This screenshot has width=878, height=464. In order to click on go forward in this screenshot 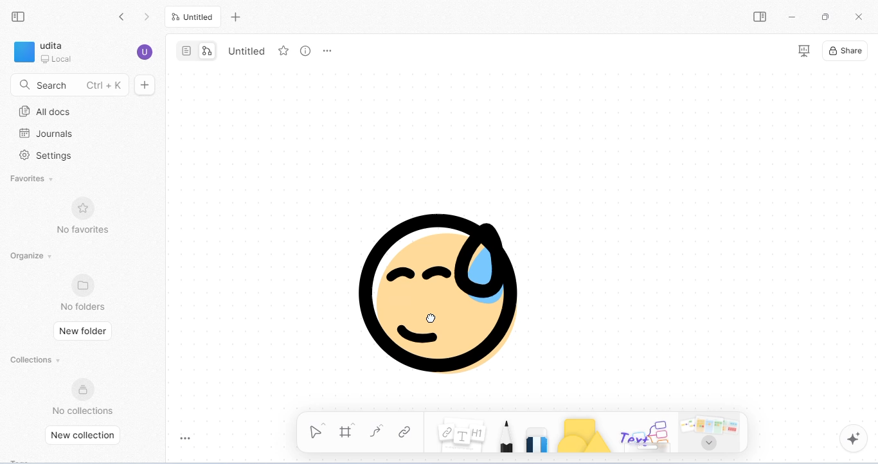, I will do `click(147, 17)`.